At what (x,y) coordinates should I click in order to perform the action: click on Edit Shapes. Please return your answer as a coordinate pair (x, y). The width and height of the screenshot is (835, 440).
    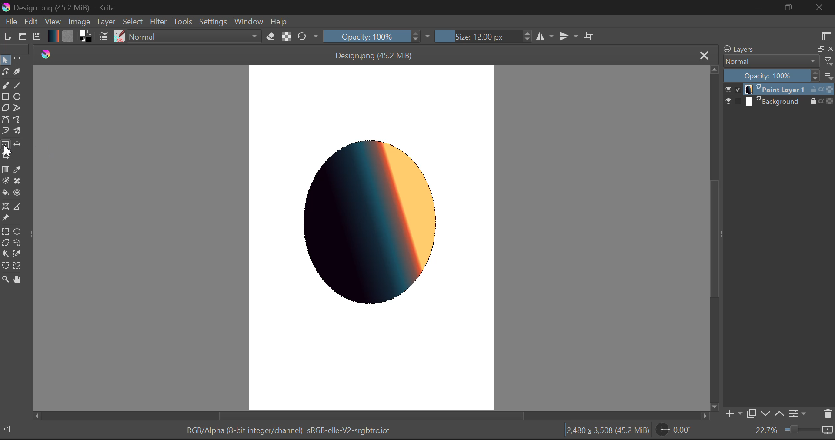
    Looking at the image, I should click on (5, 71).